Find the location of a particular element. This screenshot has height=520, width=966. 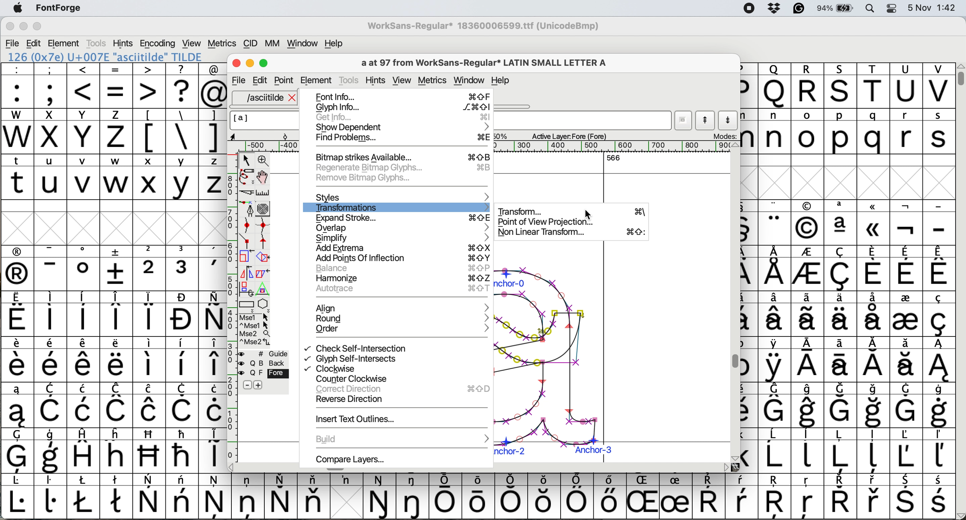

symbol is located at coordinates (117, 405).